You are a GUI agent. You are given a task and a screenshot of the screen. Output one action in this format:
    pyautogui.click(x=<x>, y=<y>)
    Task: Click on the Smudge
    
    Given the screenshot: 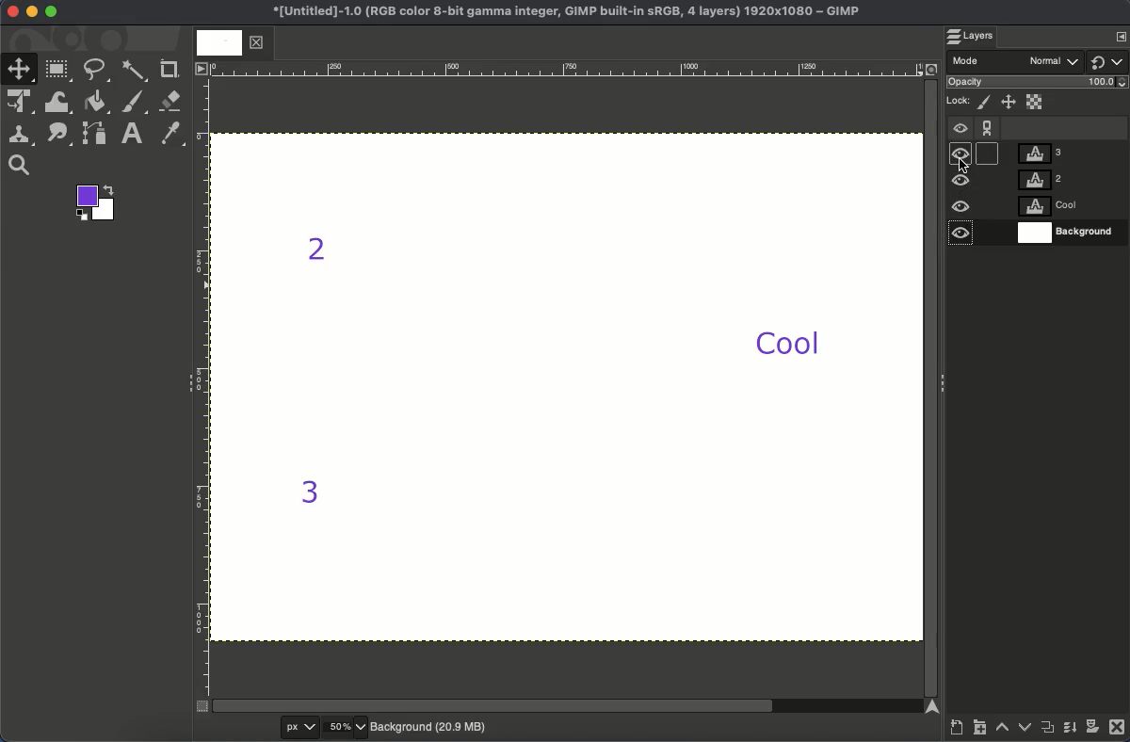 What is the action you would take?
    pyautogui.click(x=57, y=135)
    